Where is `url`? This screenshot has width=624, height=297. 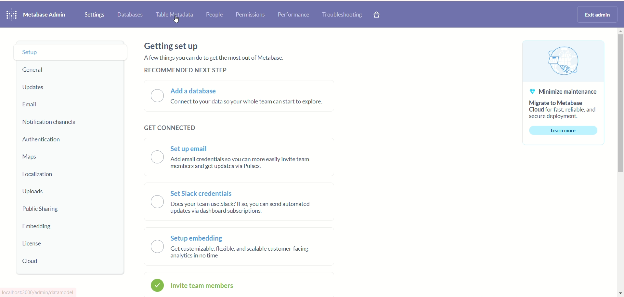
url is located at coordinates (40, 292).